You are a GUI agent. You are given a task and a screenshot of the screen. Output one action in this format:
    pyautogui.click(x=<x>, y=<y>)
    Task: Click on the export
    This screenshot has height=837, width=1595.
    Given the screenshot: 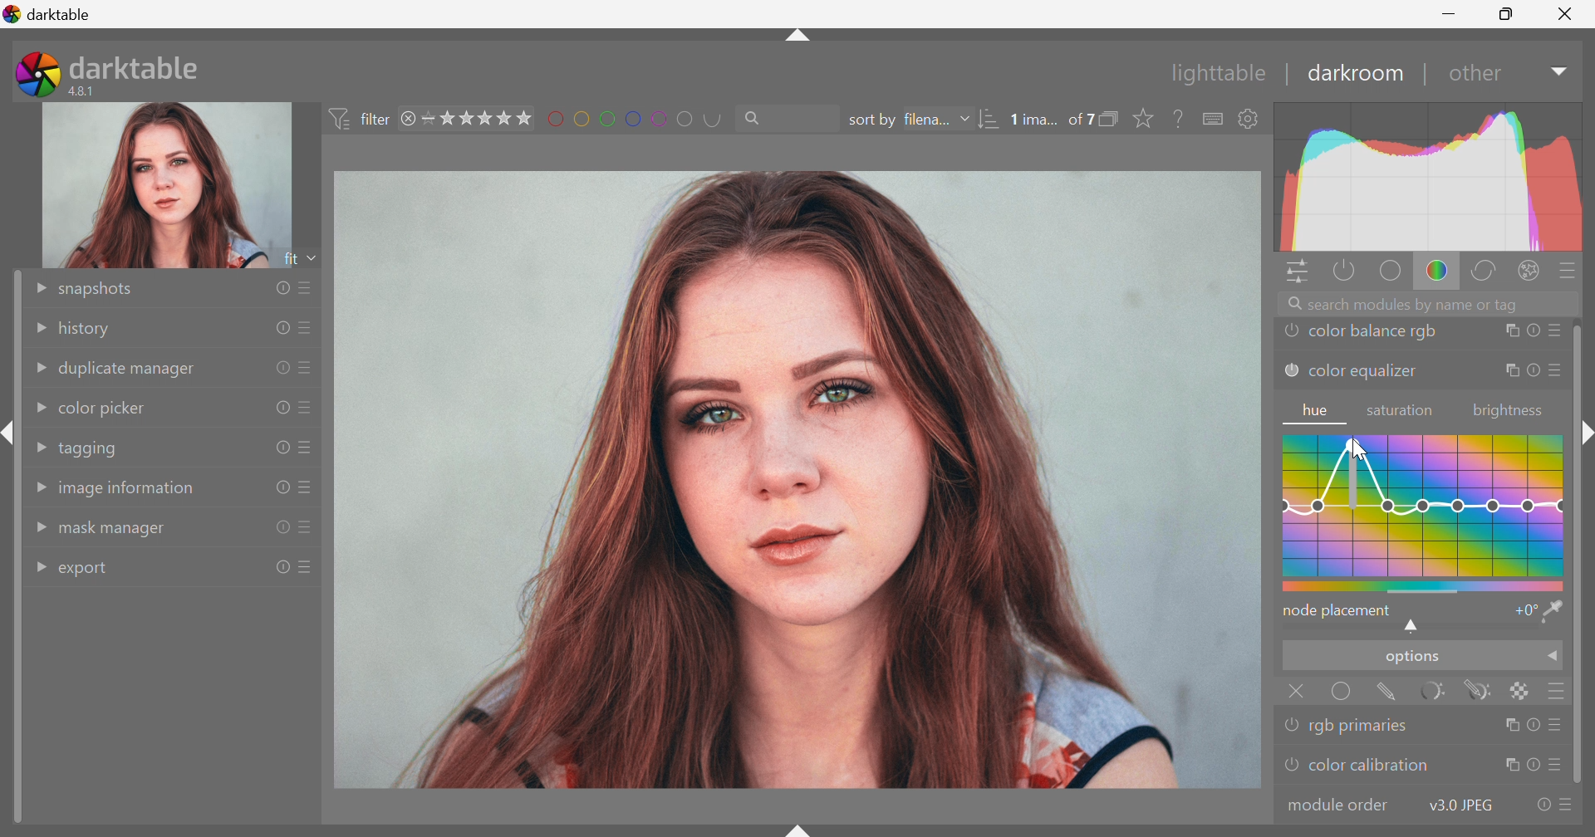 What is the action you would take?
    pyautogui.click(x=91, y=570)
    